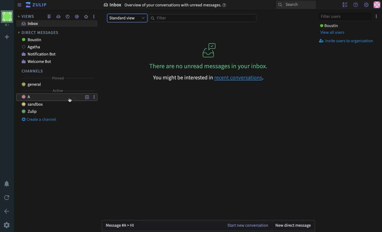 This screenshot has height=232, width=382. What do you see at coordinates (7, 211) in the screenshot?
I see `Back` at bounding box center [7, 211].